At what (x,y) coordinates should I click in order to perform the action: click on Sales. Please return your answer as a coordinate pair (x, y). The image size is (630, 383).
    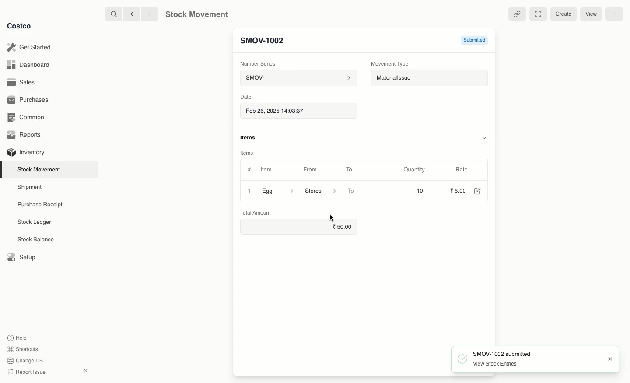
    Looking at the image, I should click on (22, 82).